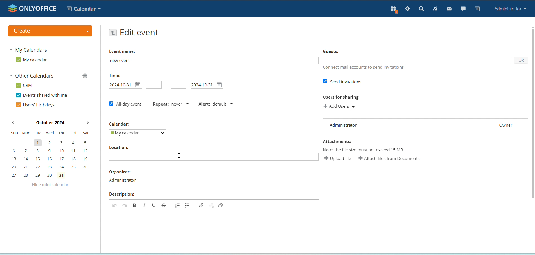 Image resolution: width=535 pixels, height=255 pixels. Describe the element at coordinates (50, 123) in the screenshot. I see `month on display` at that location.